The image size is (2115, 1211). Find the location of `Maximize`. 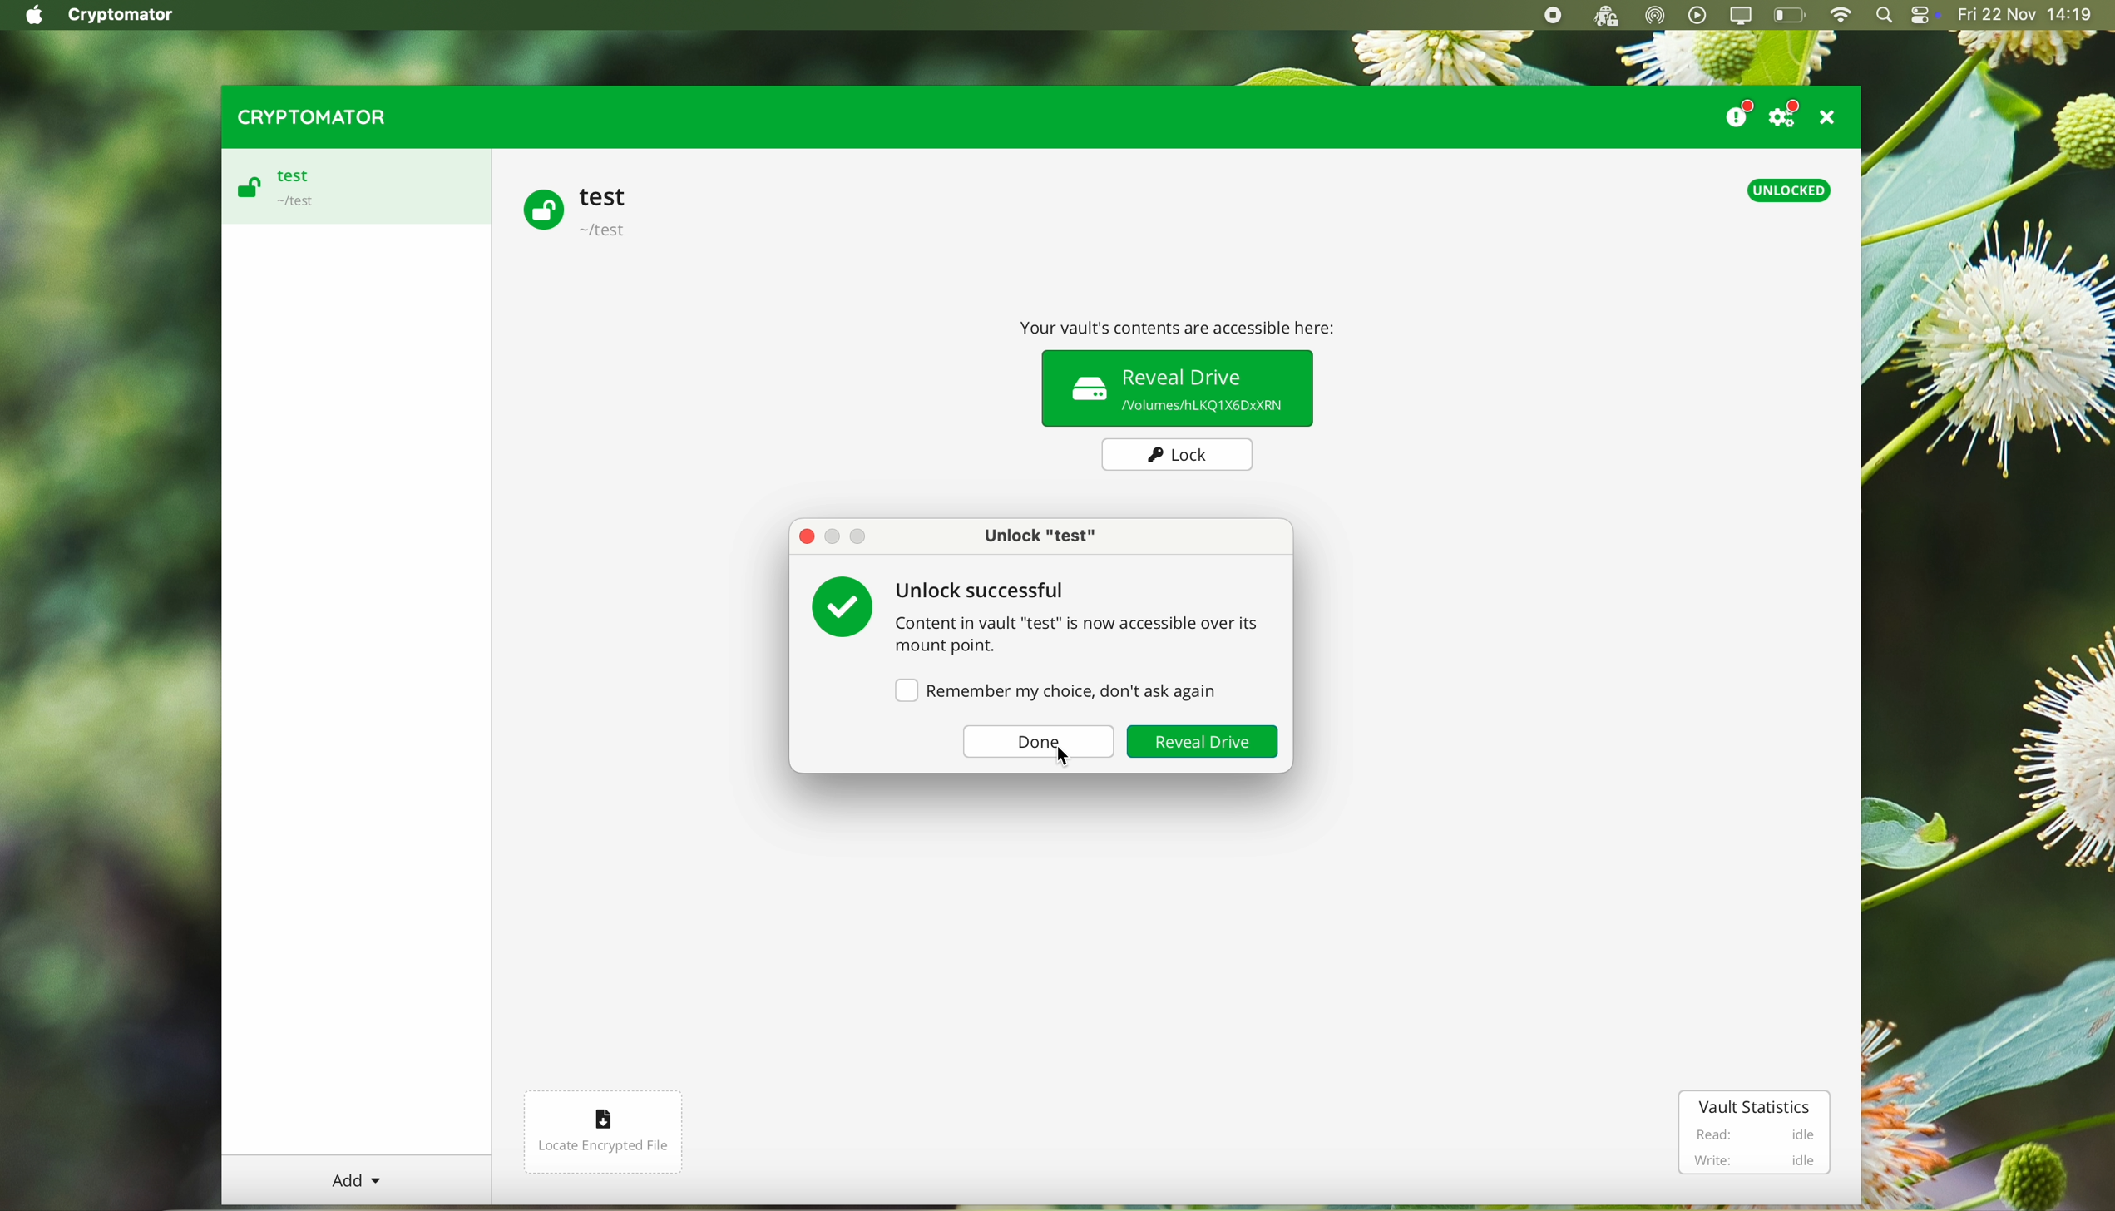

Maximize is located at coordinates (864, 539).